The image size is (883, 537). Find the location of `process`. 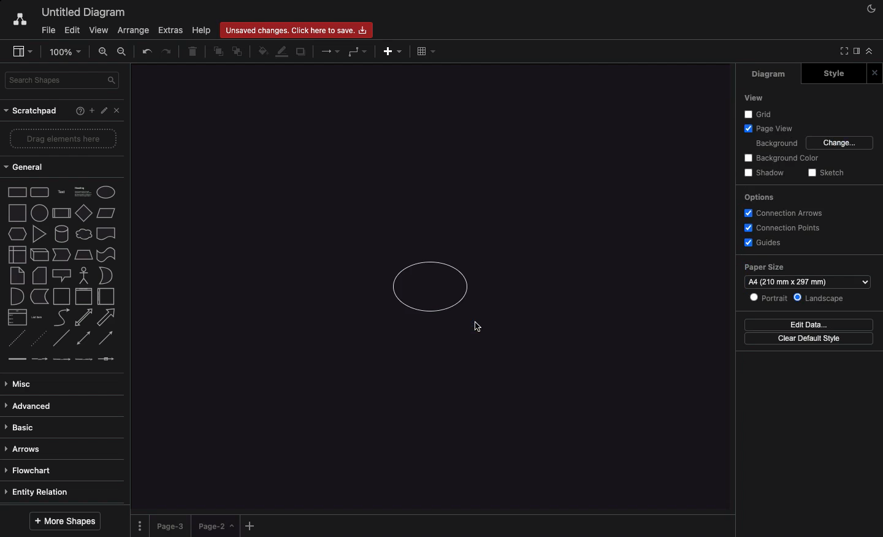

process is located at coordinates (61, 213).